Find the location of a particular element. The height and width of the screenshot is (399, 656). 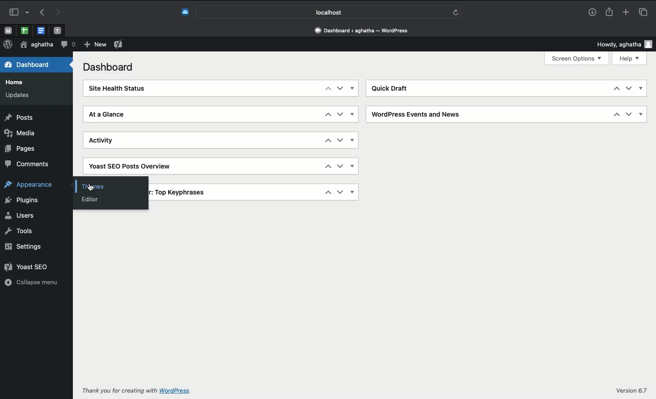

Show is located at coordinates (641, 89).